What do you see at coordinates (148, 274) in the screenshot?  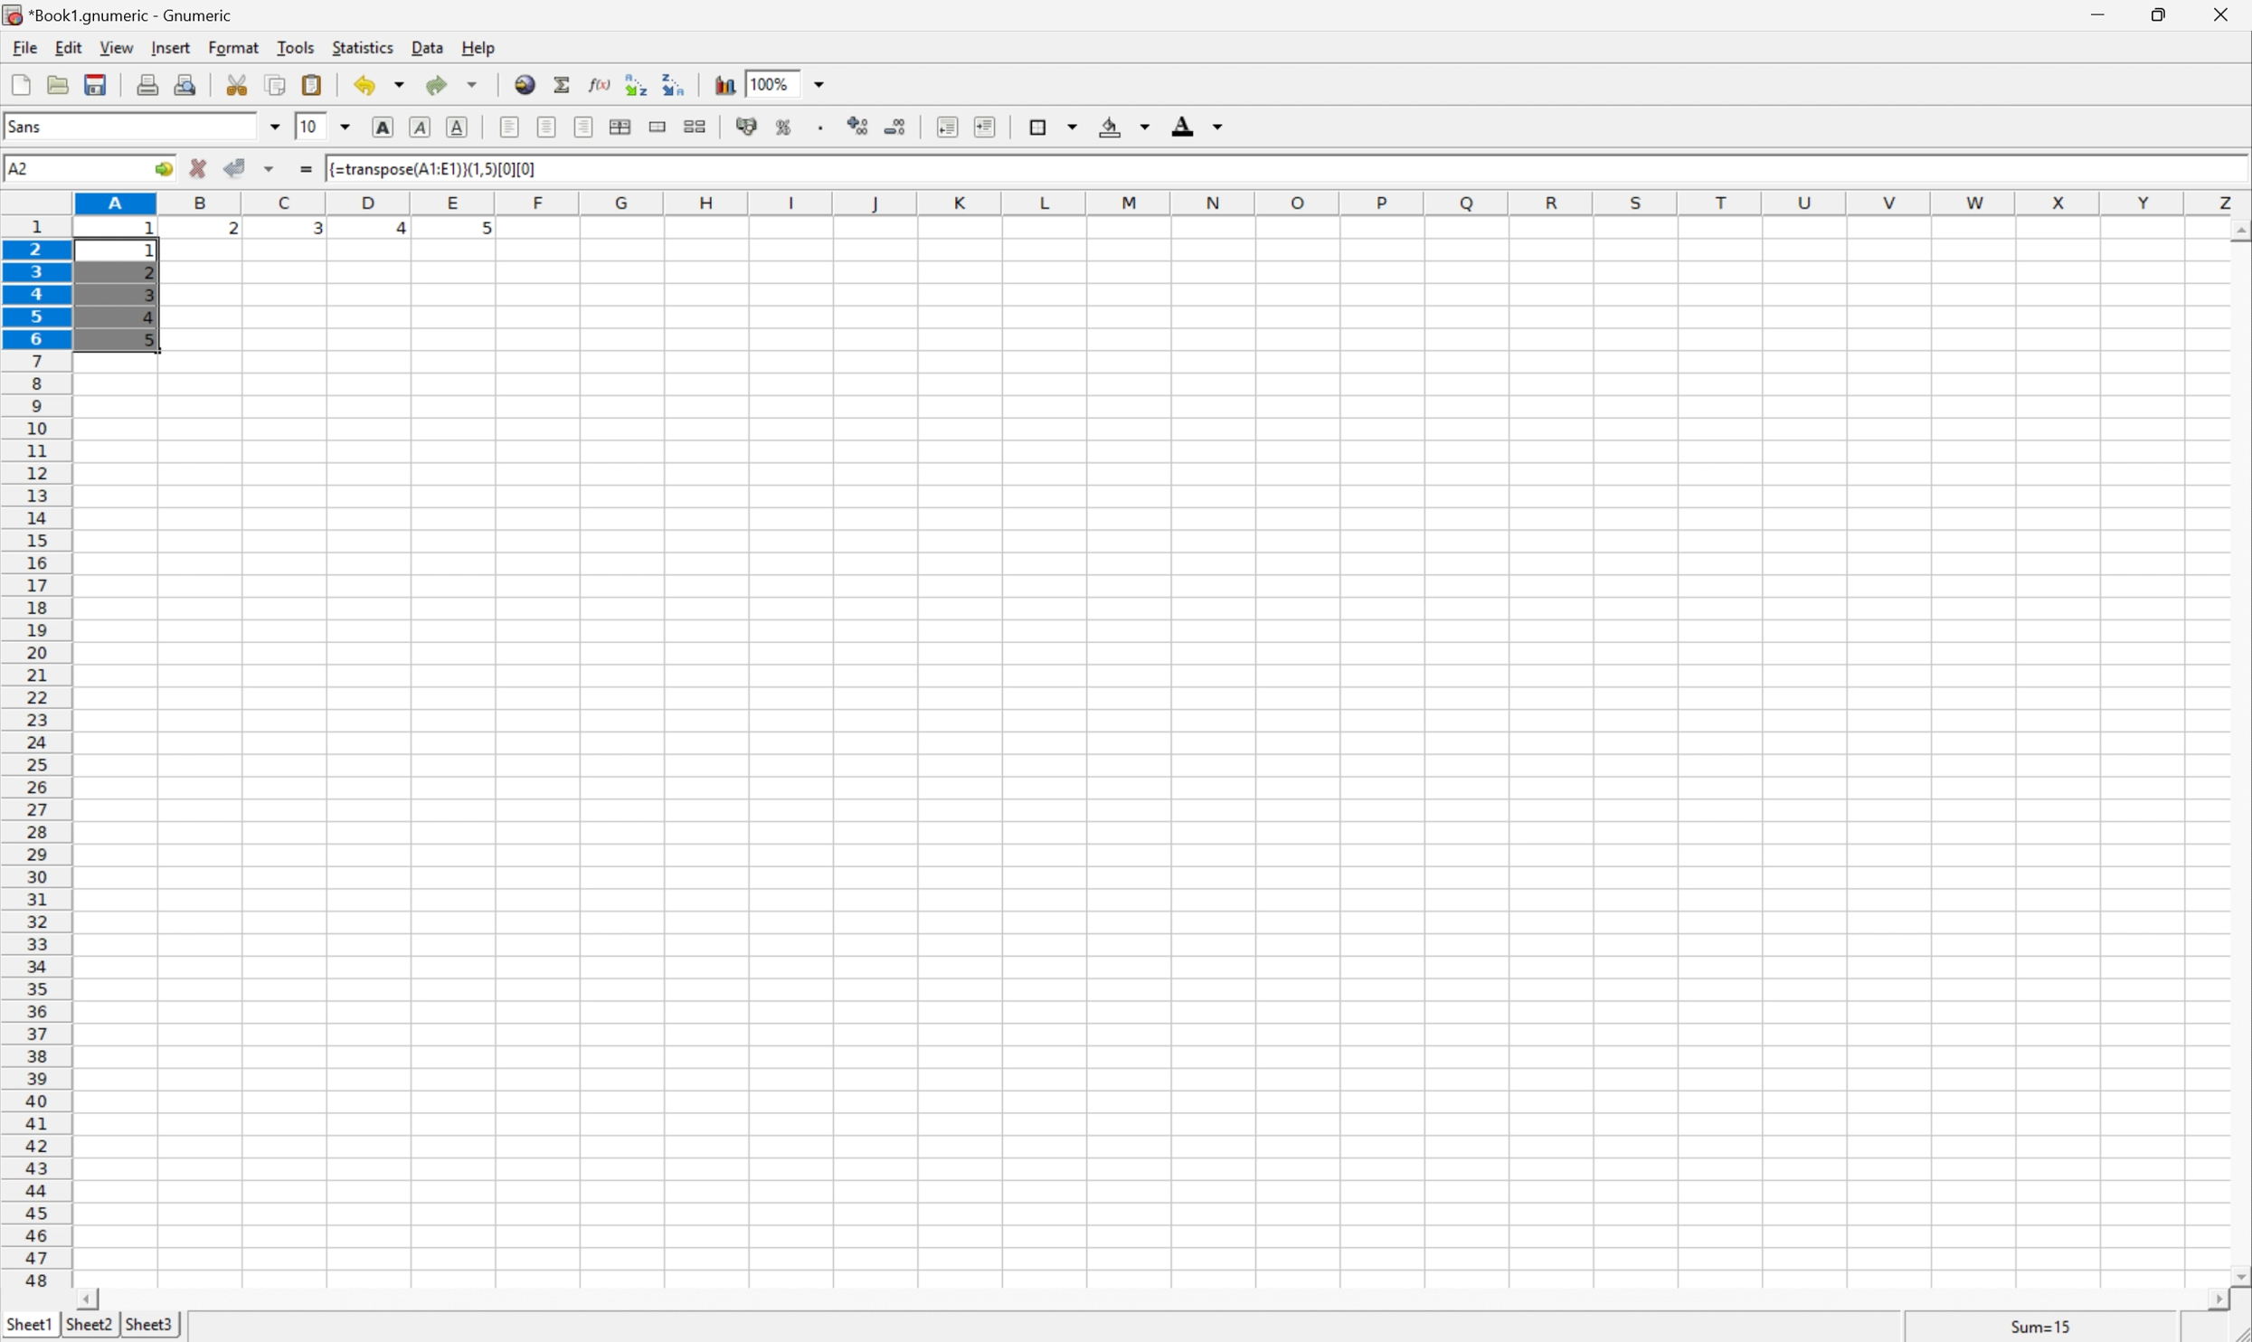 I see `2` at bounding box center [148, 274].